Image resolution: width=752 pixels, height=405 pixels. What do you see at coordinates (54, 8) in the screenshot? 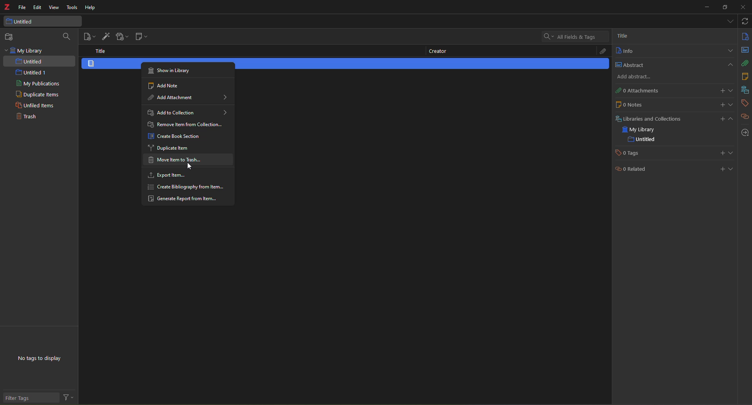
I see `view` at bounding box center [54, 8].